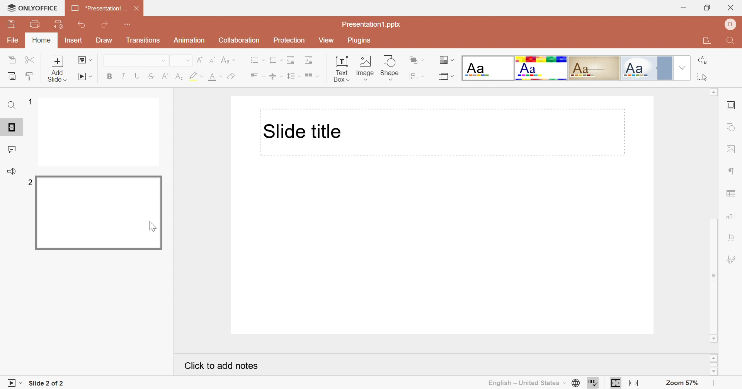 Image resolution: width=742 pixels, height=389 pixels. What do you see at coordinates (731, 105) in the screenshot?
I see `Slide settings` at bounding box center [731, 105].